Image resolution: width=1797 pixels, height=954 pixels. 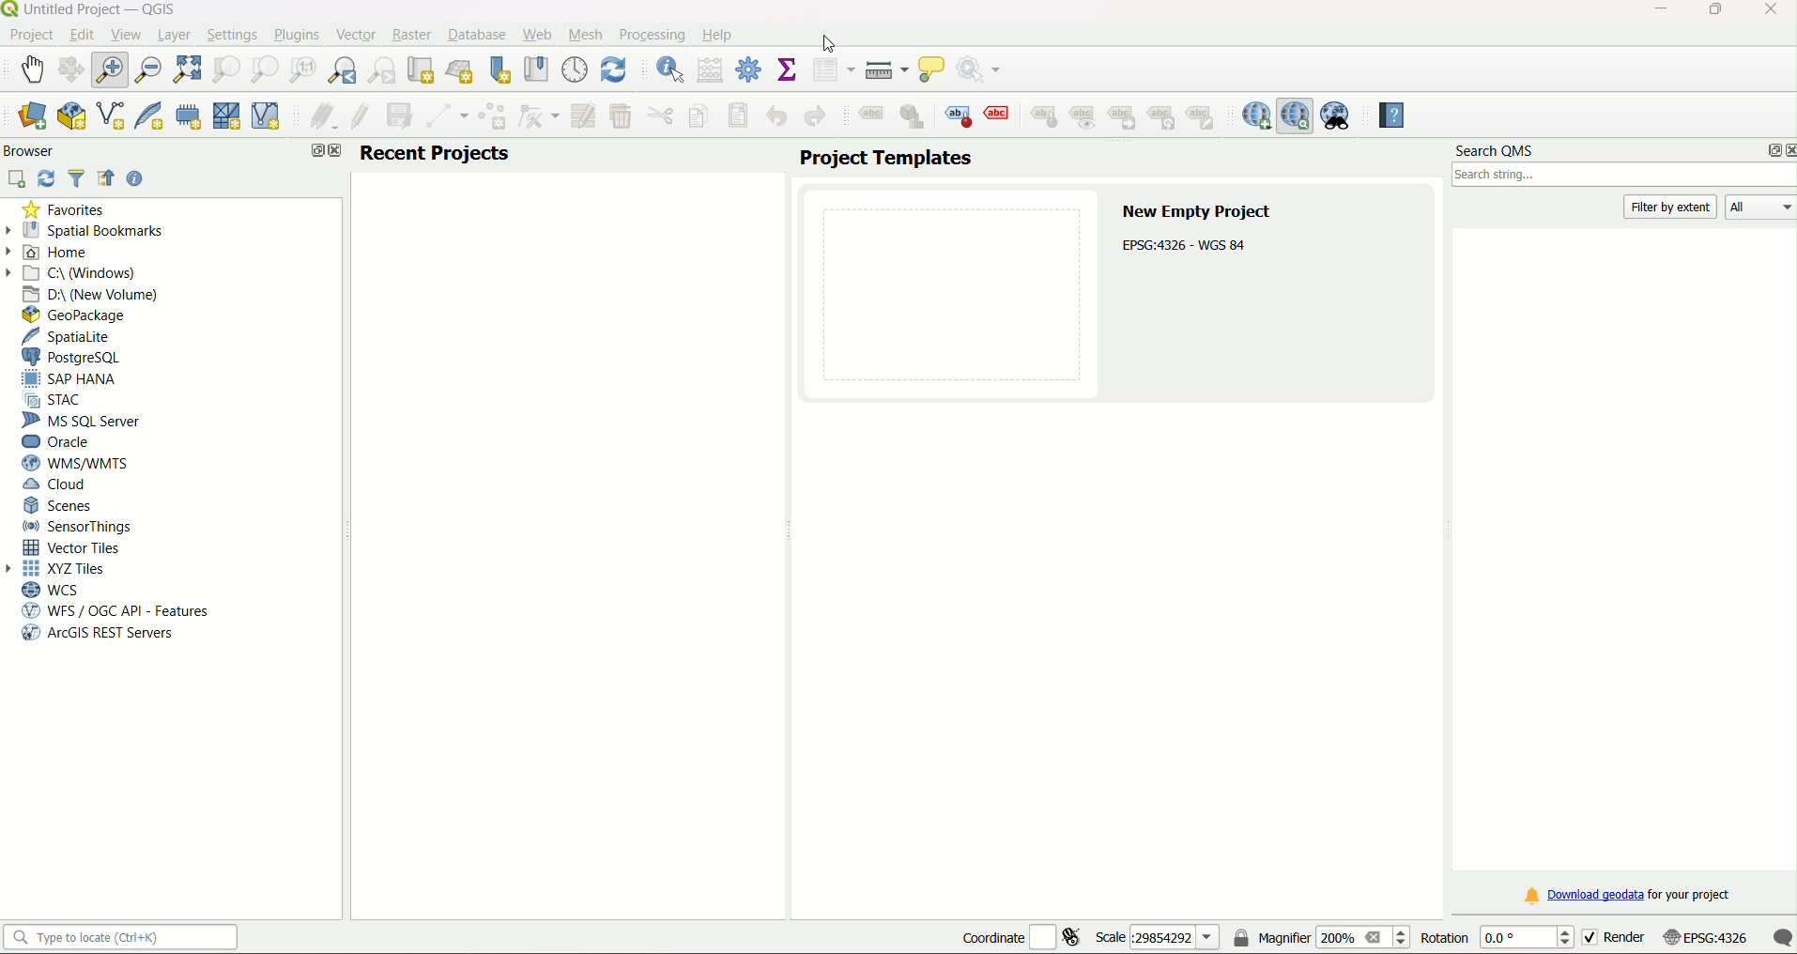 What do you see at coordinates (583, 115) in the screenshot?
I see `modify attributes` at bounding box center [583, 115].